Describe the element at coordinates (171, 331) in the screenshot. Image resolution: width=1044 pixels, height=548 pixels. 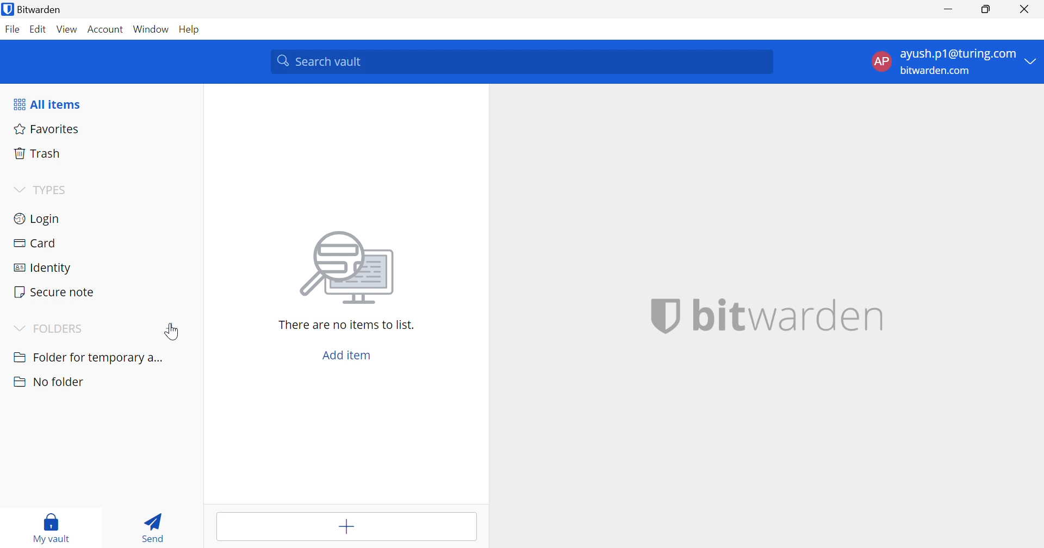
I see `Cursor` at that location.